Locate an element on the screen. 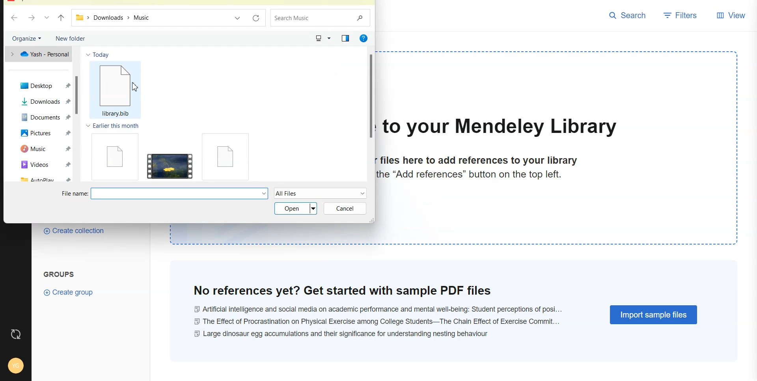  File is located at coordinates (113, 156).